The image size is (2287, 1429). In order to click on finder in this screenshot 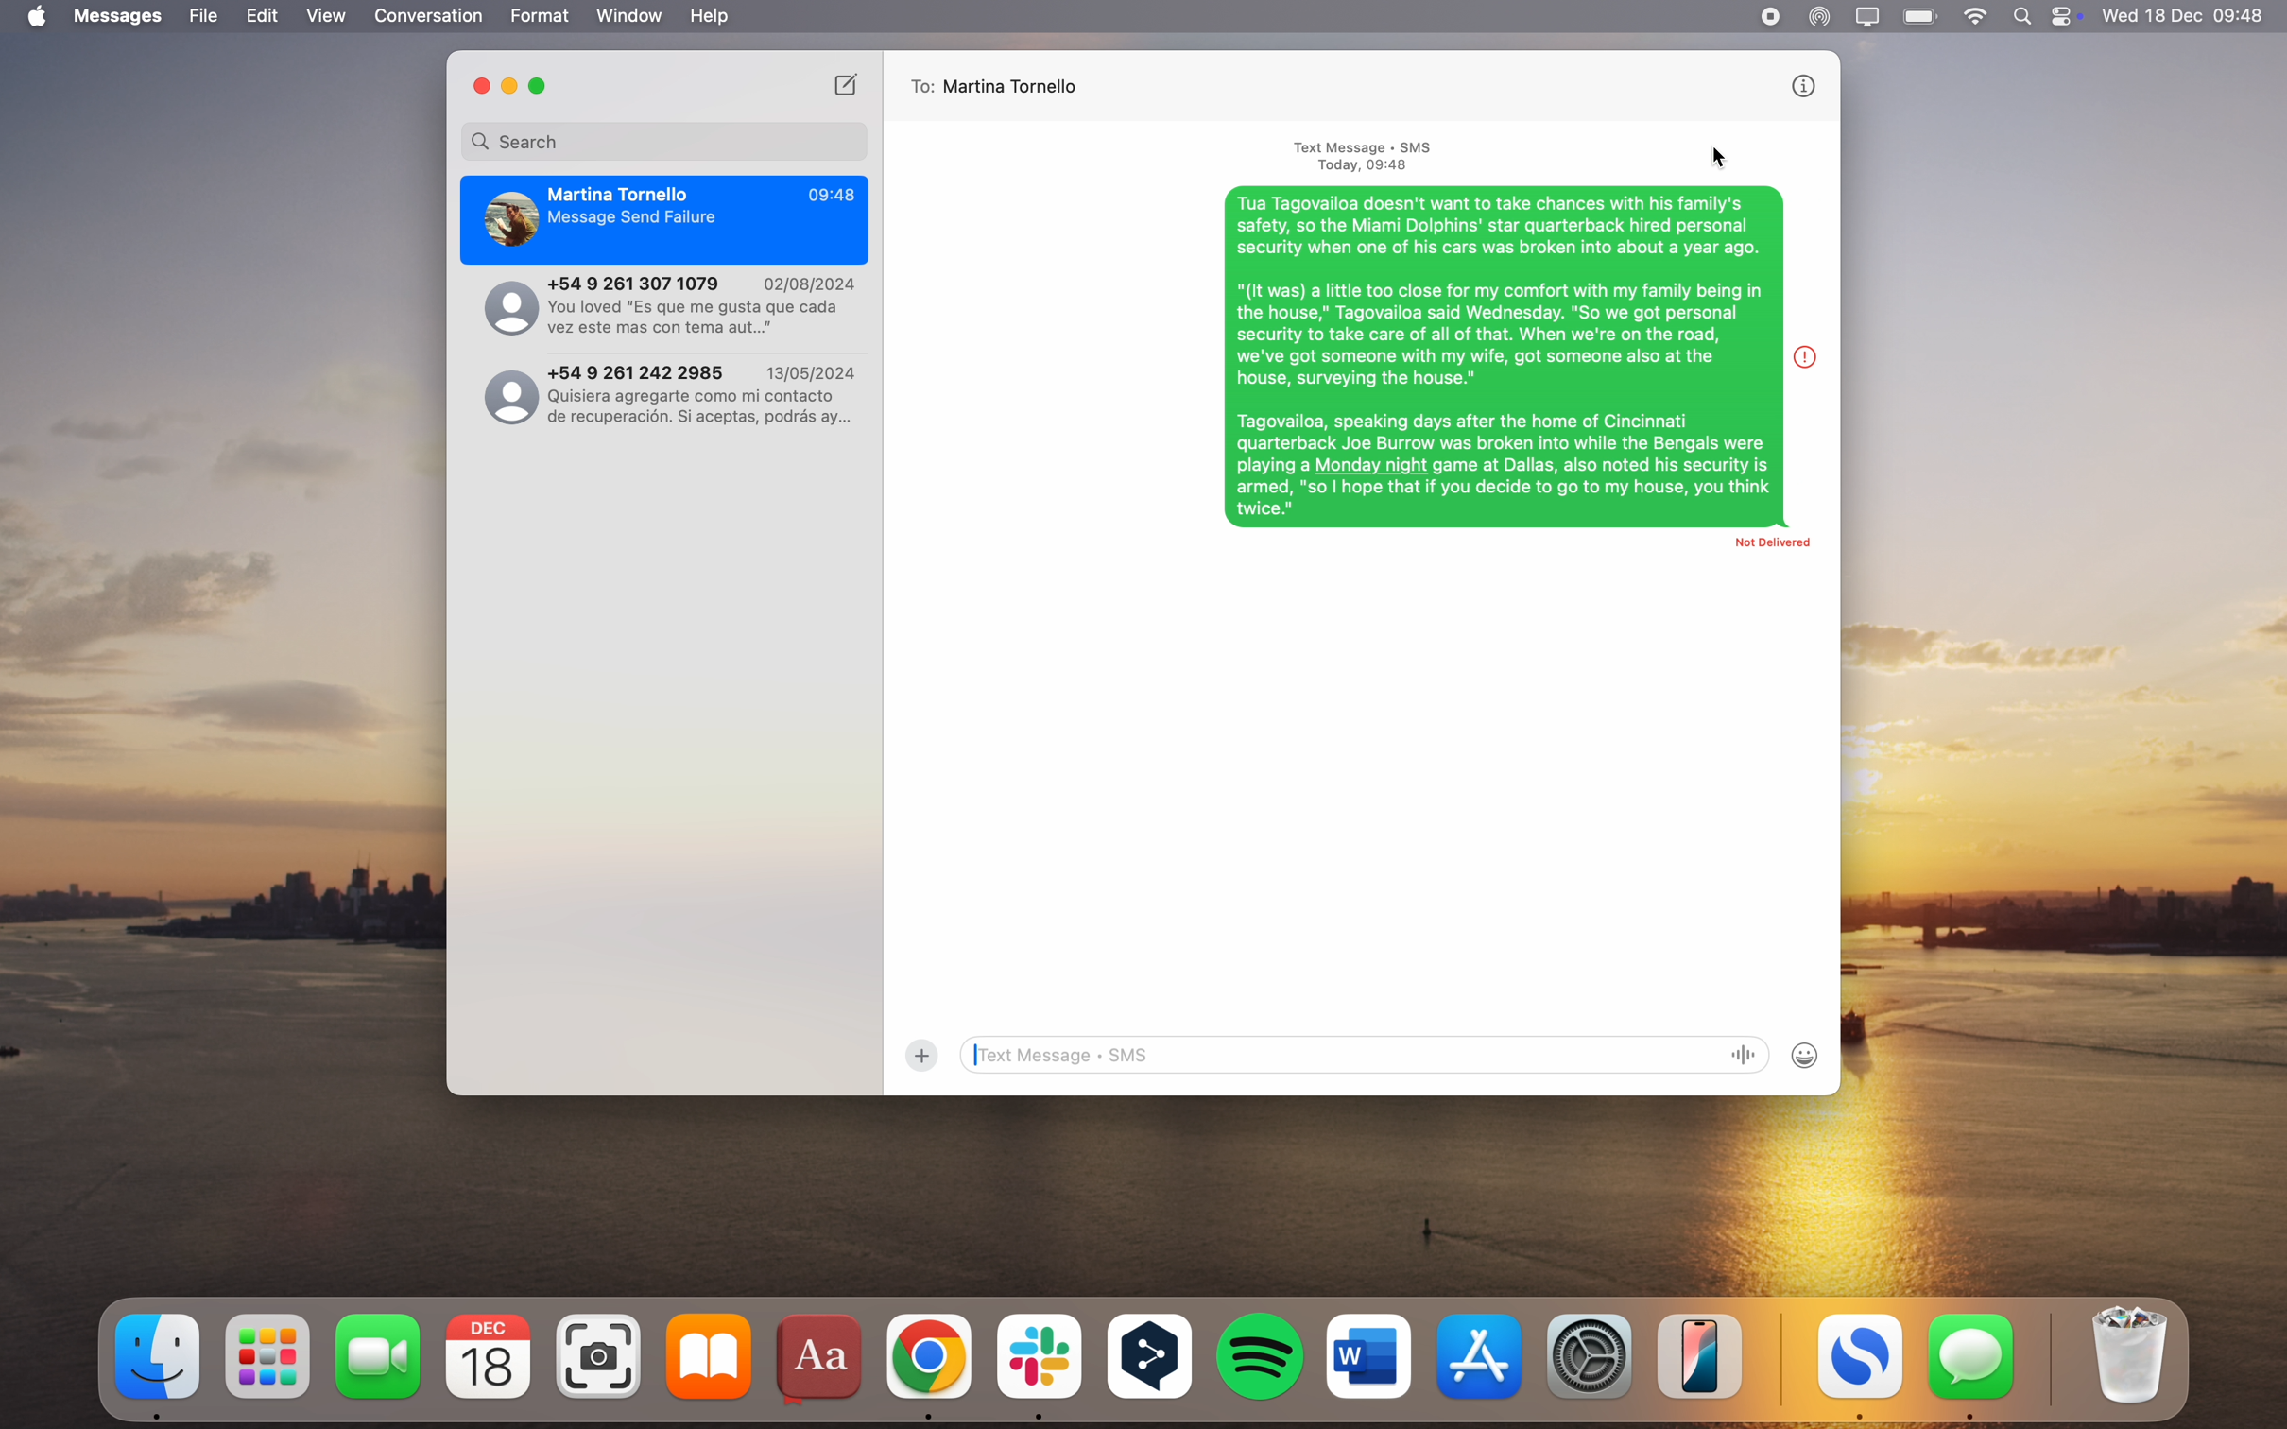, I will do `click(160, 1365)`.